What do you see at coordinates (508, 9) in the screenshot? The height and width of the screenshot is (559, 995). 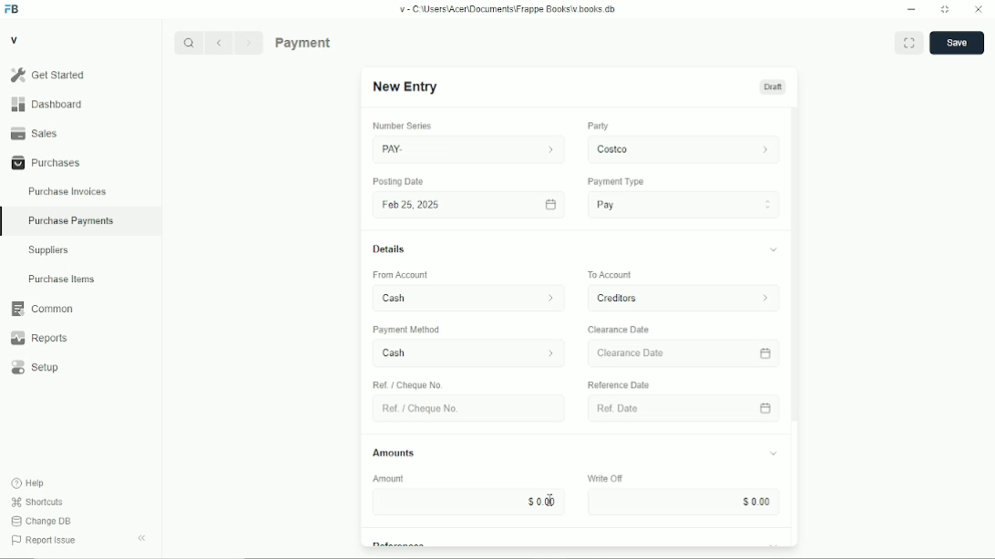 I see `v= C Wsers\Acen\Documents\Frappe Books\v books db` at bounding box center [508, 9].